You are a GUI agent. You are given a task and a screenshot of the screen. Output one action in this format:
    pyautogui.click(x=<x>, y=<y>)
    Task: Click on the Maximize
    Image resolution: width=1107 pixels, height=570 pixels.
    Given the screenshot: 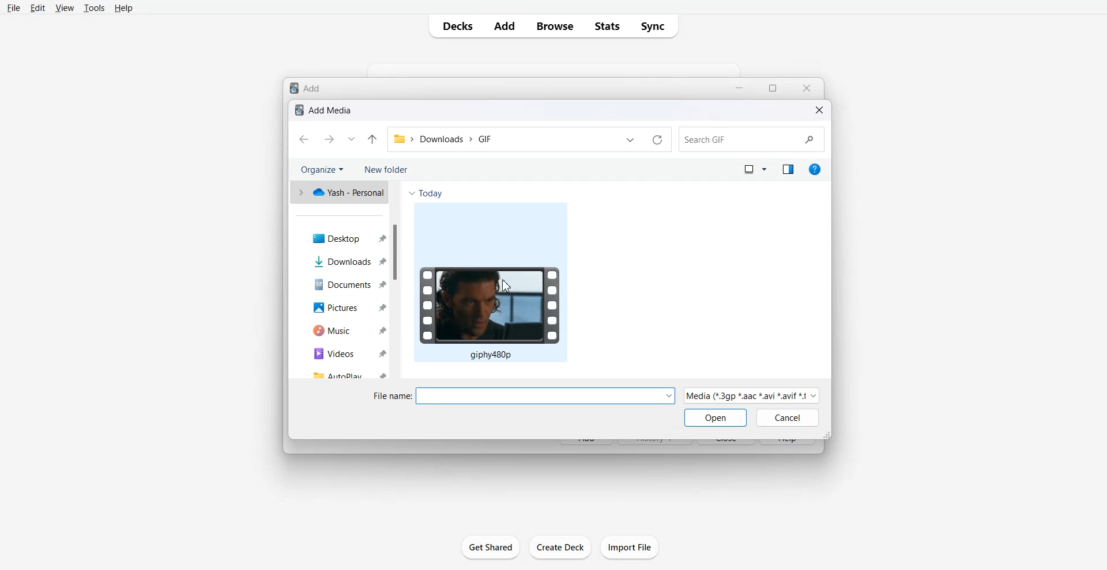 What is the action you would take?
    pyautogui.click(x=774, y=88)
    